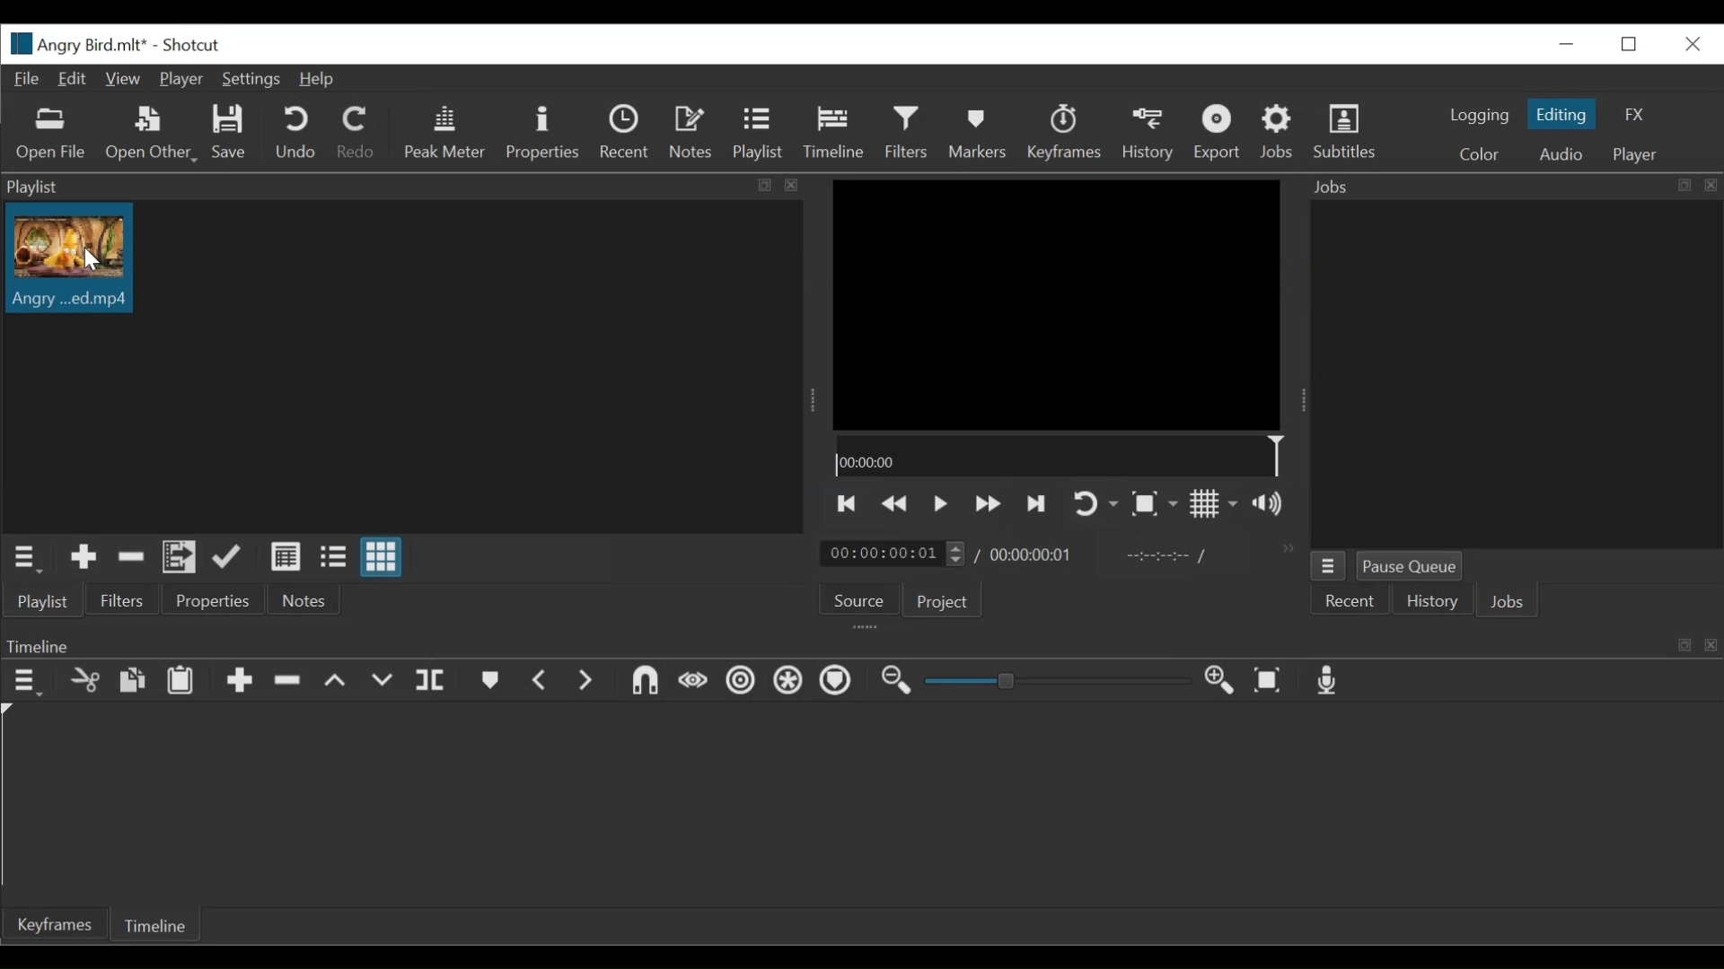 This screenshot has width=1724, height=969. What do you see at coordinates (75, 80) in the screenshot?
I see `Edit` at bounding box center [75, 80].